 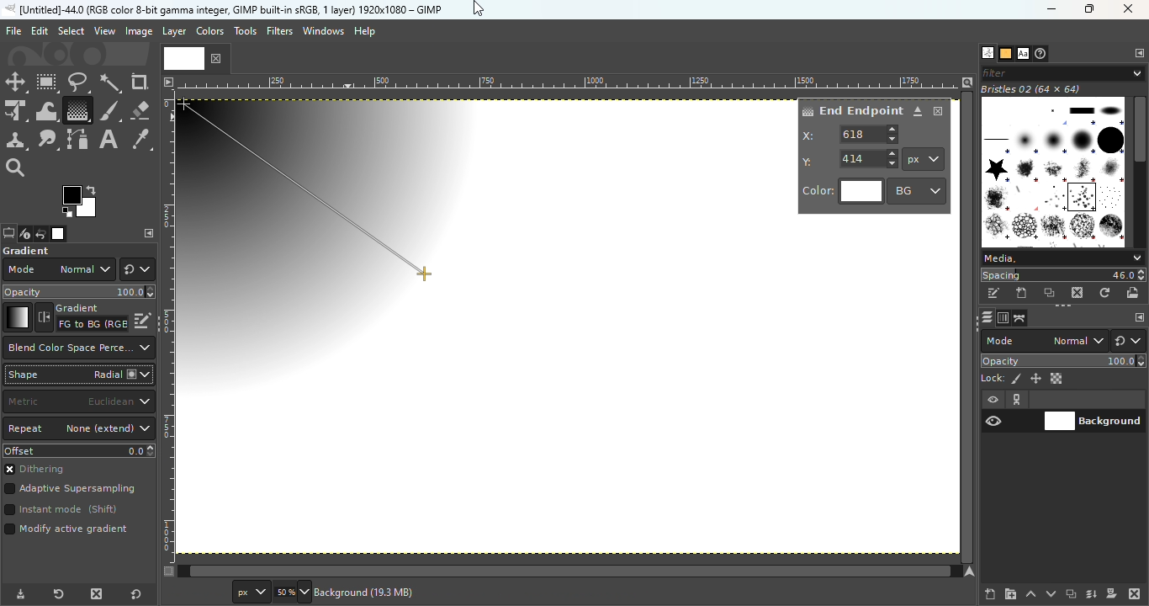 I want to click on End Endpoint, so click(x=851, y=109).